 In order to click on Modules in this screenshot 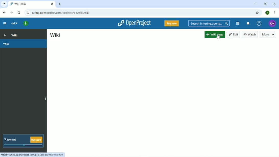, I will do `click(237, 24)`.